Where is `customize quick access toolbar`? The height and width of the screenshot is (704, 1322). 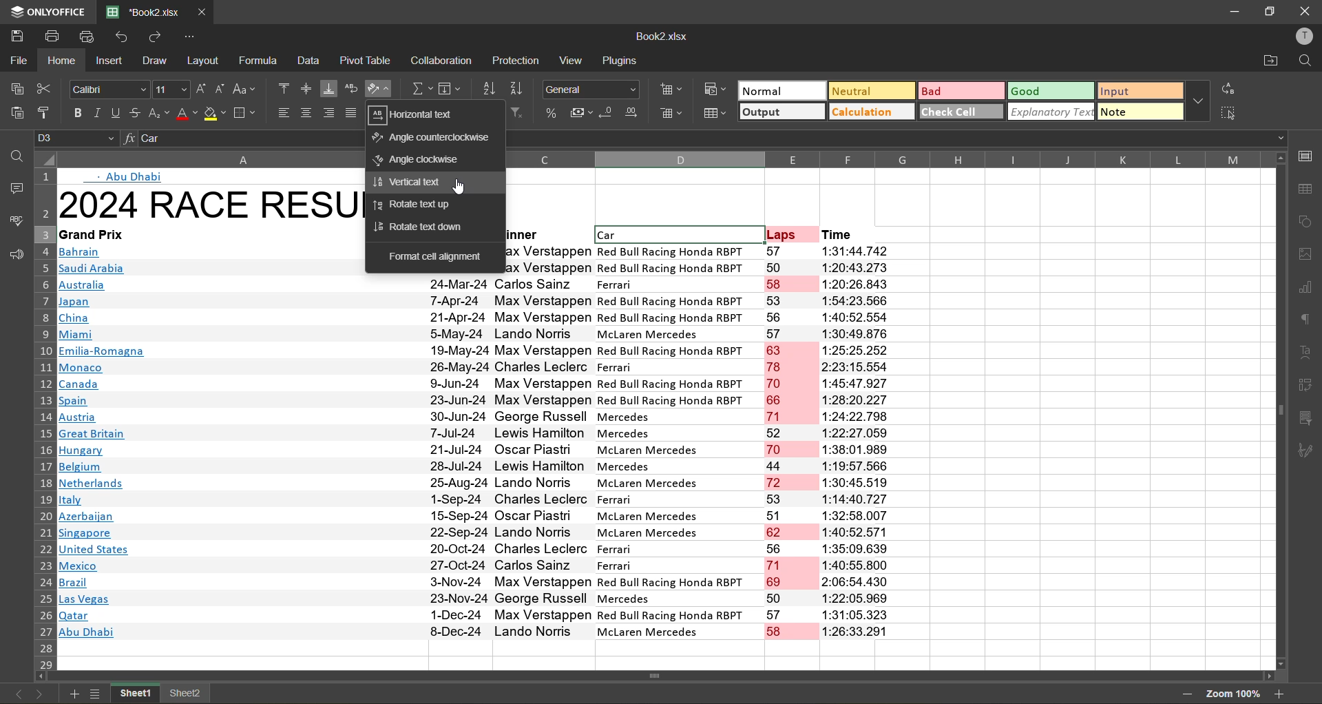
customize quick access toolbar is located at coordinates (190, 37).